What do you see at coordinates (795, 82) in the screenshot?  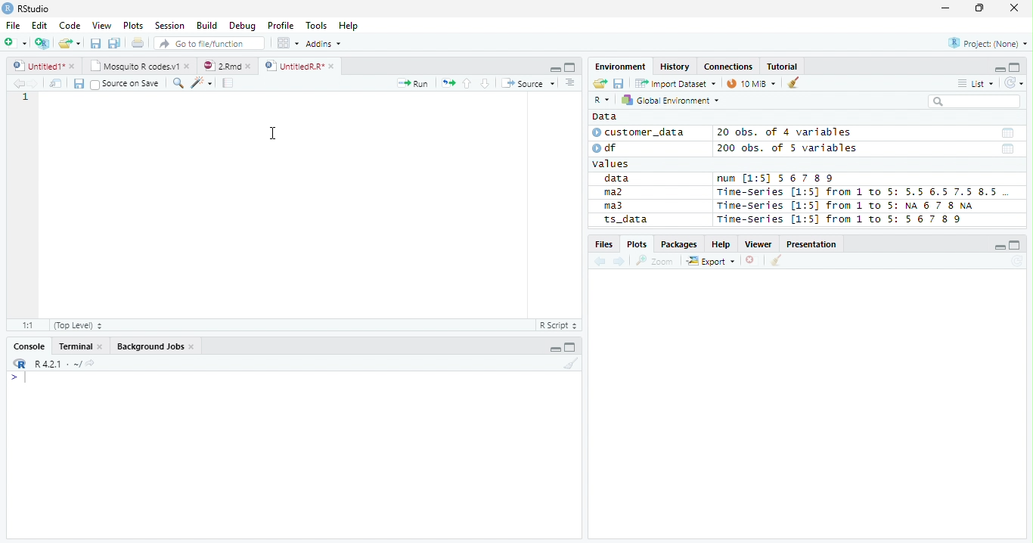 I see `Clean` at bounding box center [795, 82].